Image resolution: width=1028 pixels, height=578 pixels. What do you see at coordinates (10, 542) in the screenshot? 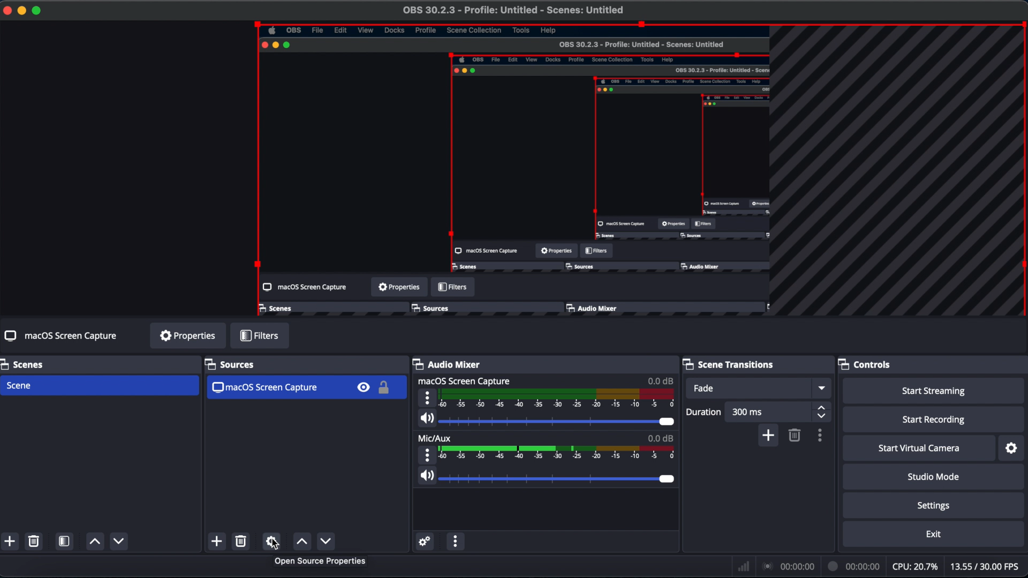
I see `add scene` at bounding box center [10, 542].